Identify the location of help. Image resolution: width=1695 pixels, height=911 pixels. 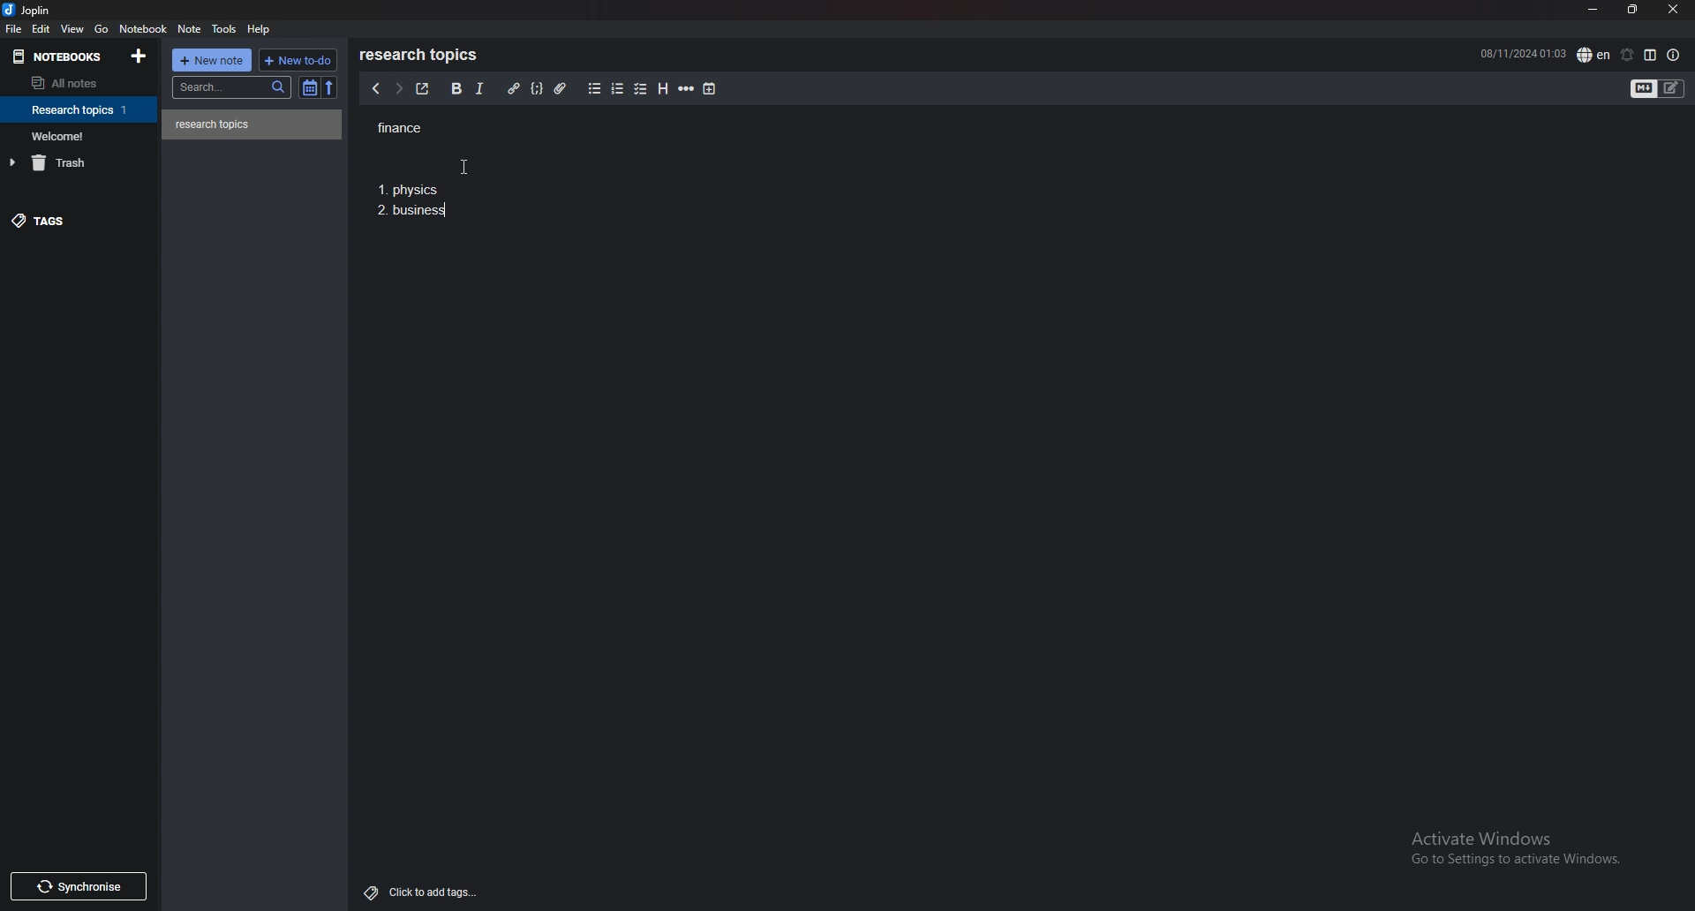
(261, 28).